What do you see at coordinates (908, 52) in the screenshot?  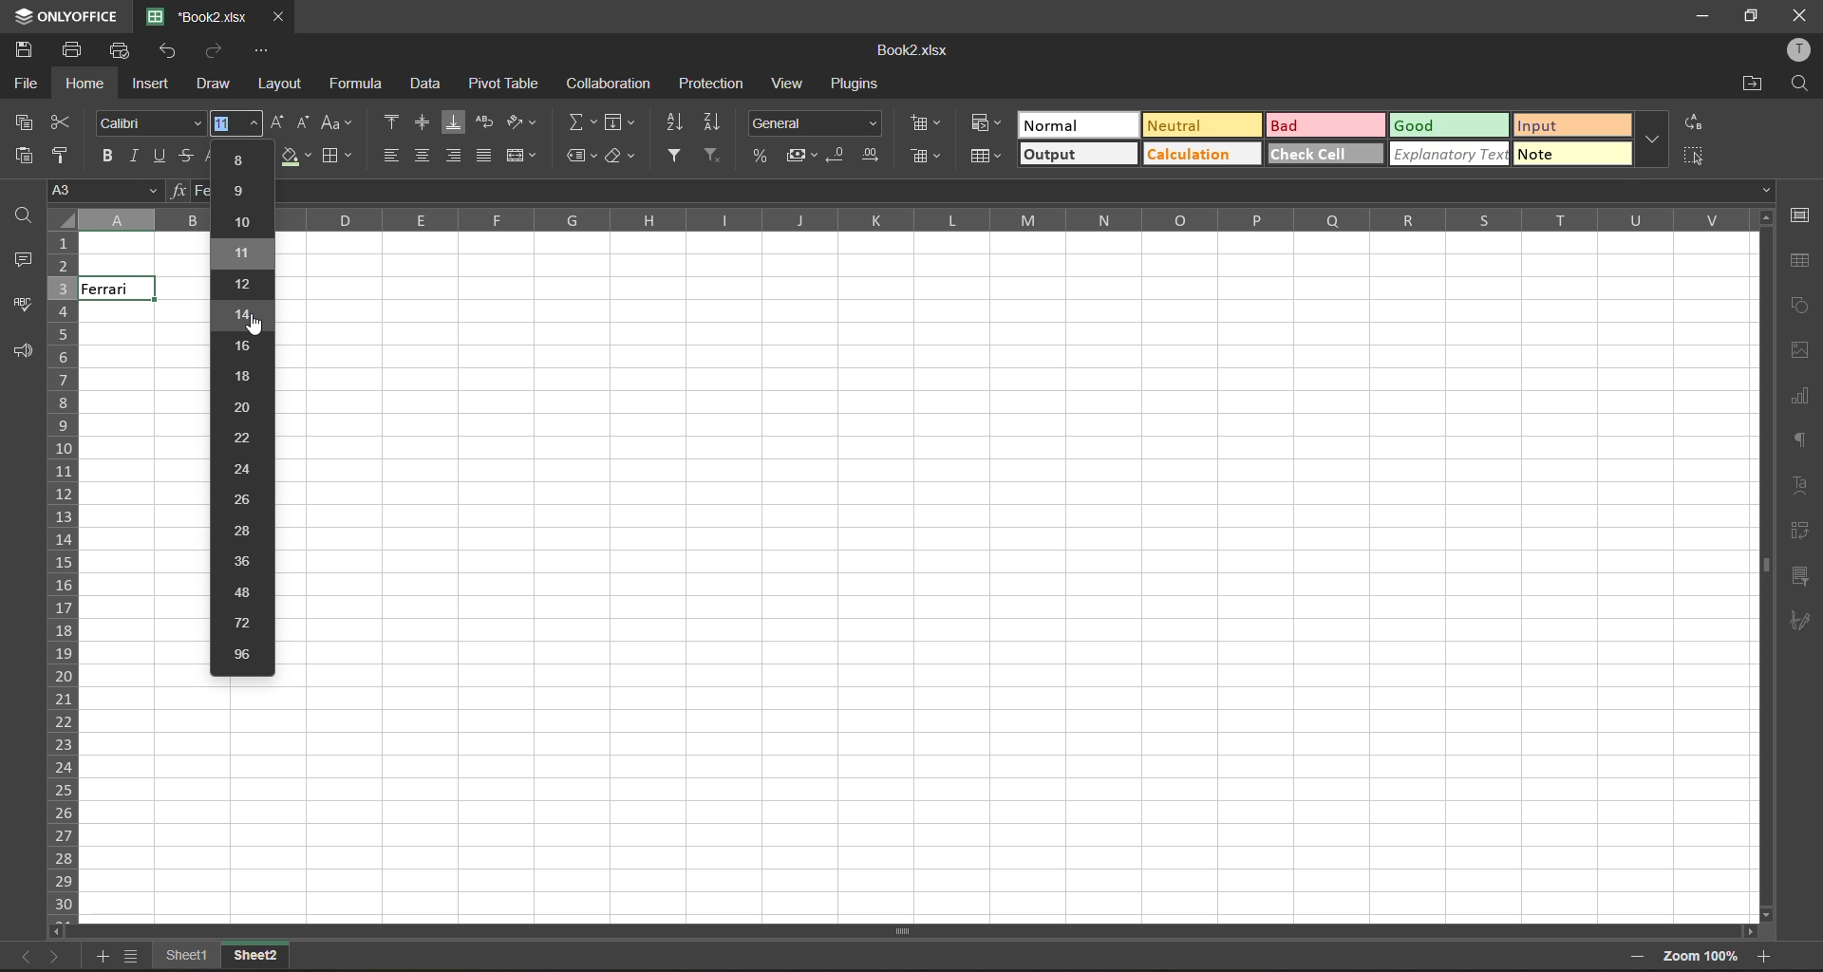 I see `filename` at bounding box center [908, 52].